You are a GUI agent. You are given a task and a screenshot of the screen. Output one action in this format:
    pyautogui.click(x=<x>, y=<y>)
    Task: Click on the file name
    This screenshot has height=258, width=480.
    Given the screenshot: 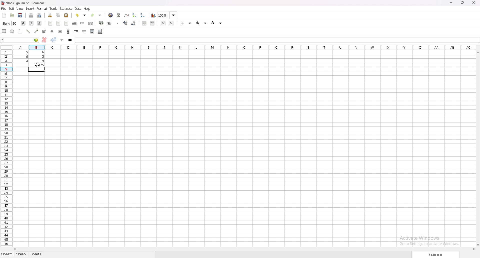 What is the action you would take?
    pyautogui.click(x=25, y=3)
    